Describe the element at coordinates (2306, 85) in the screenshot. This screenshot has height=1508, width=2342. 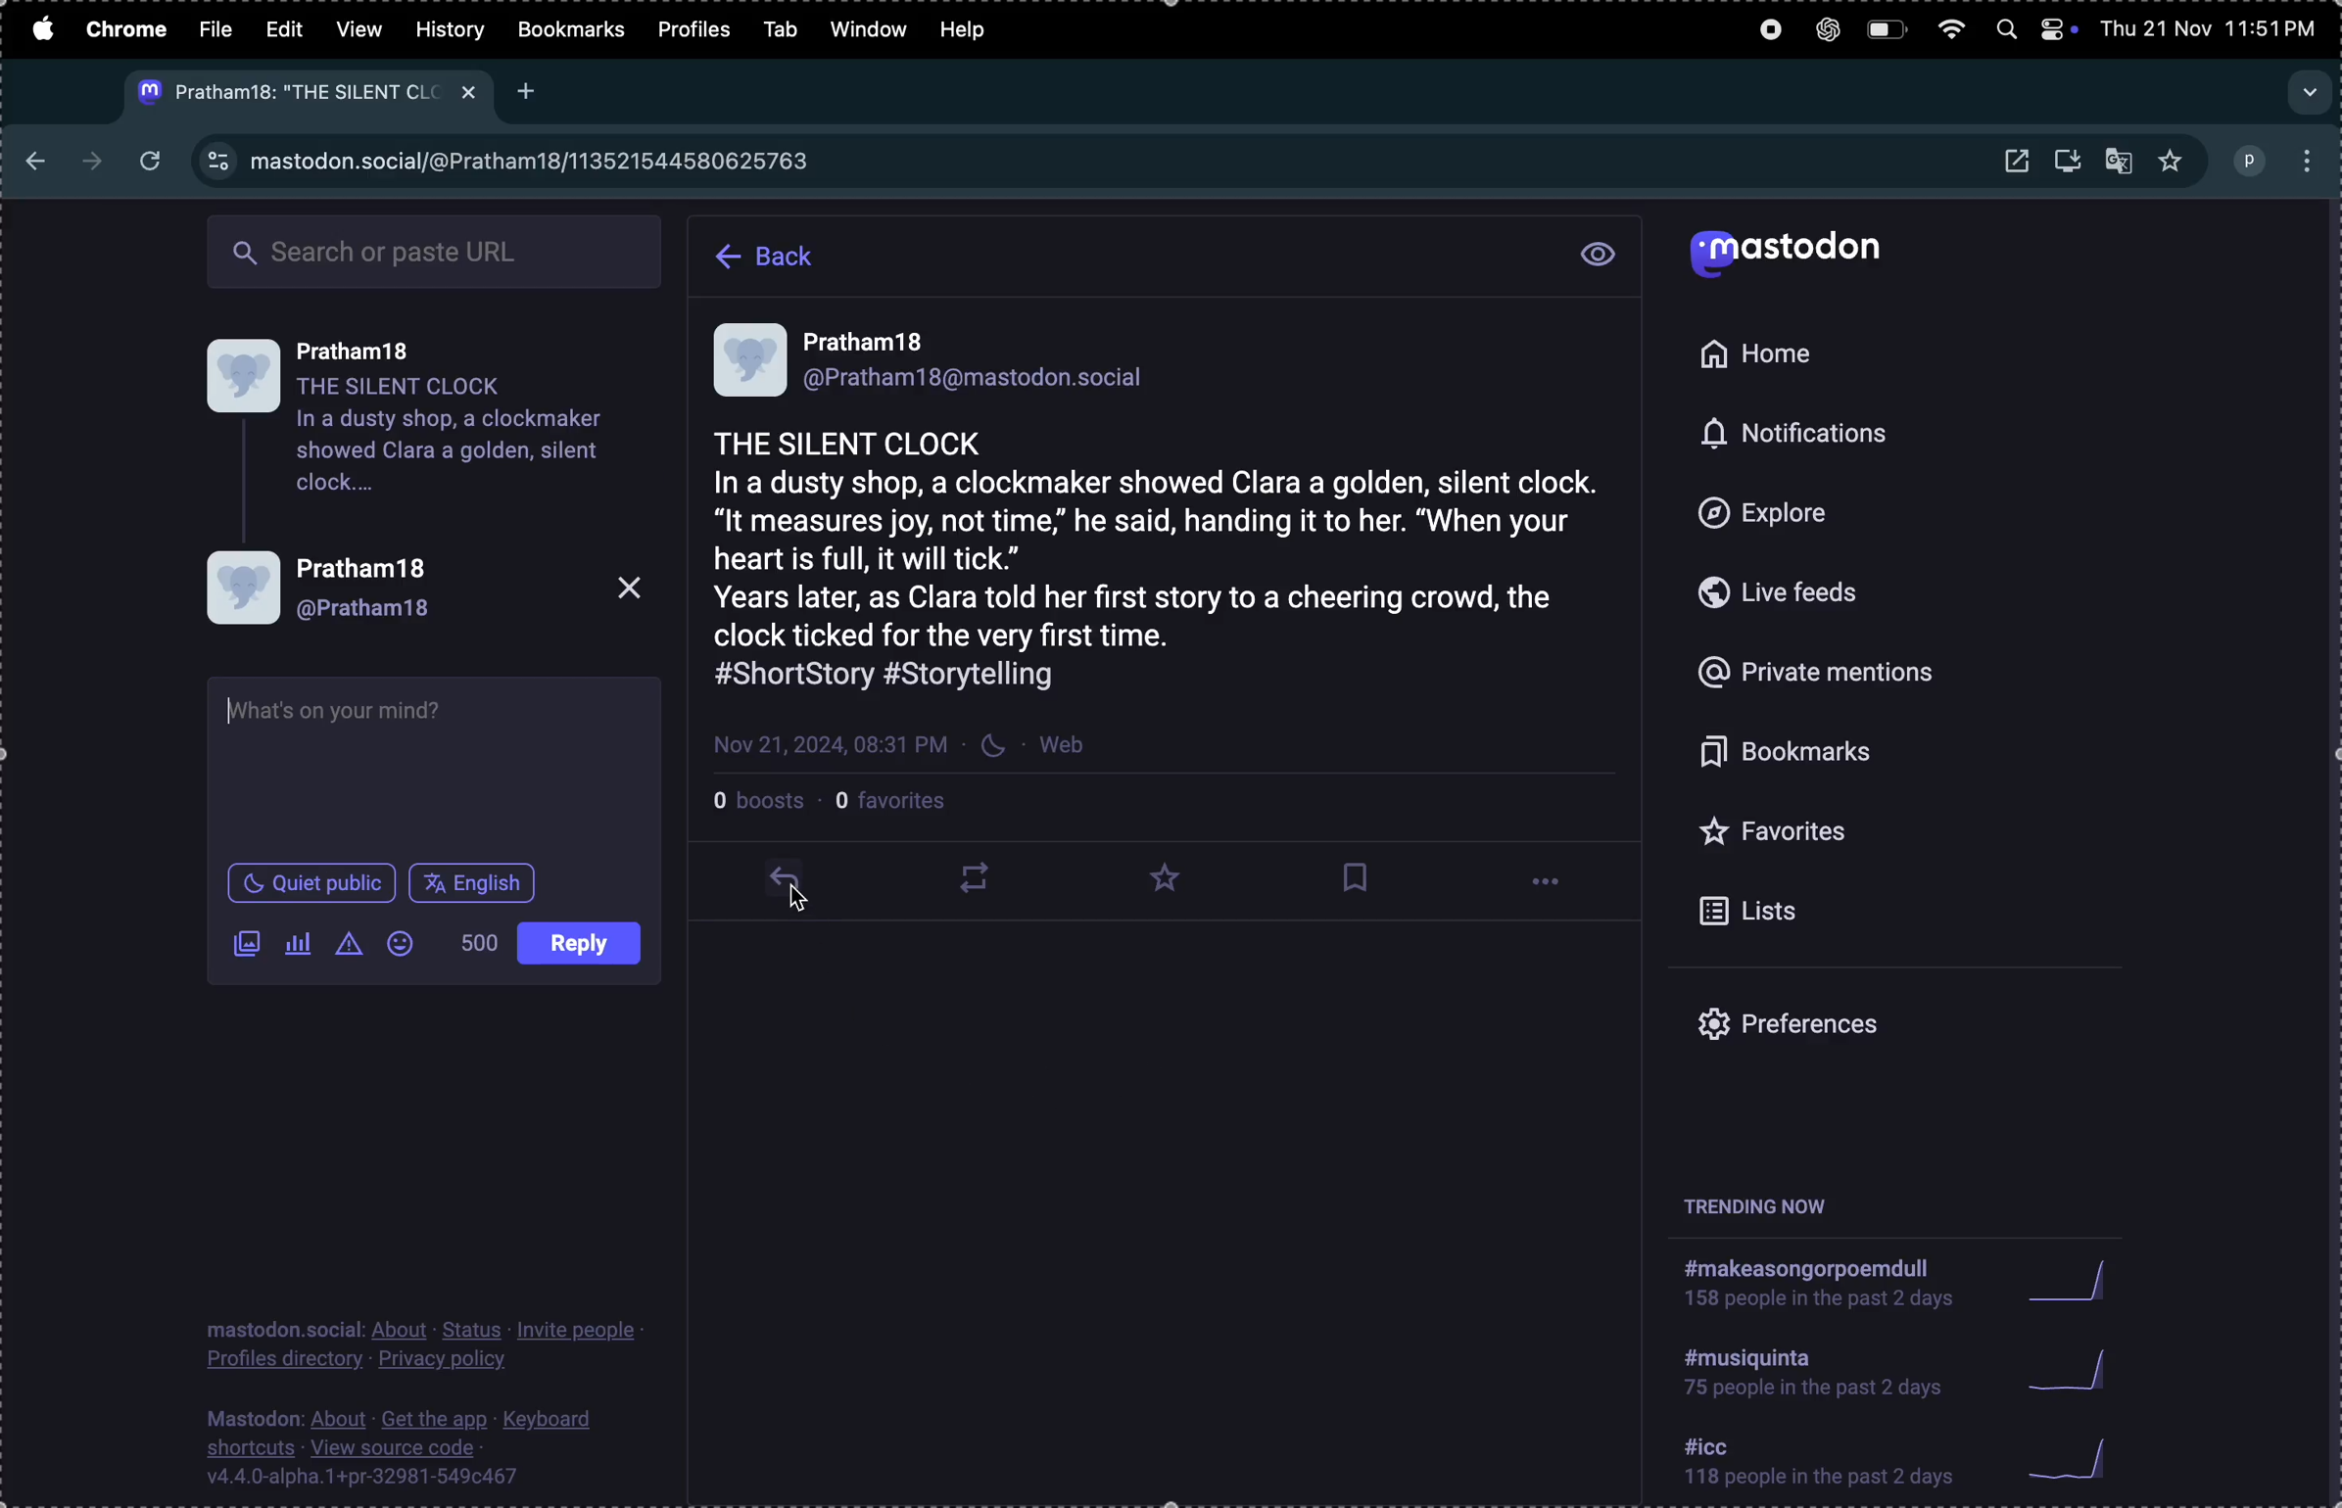
I see `search tabs` at that location.